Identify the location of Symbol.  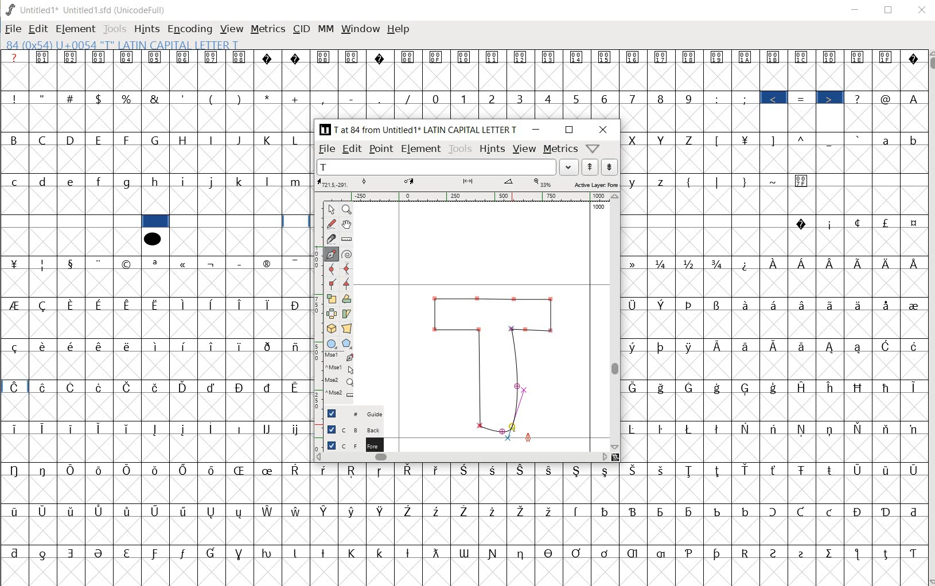
(297, 429).